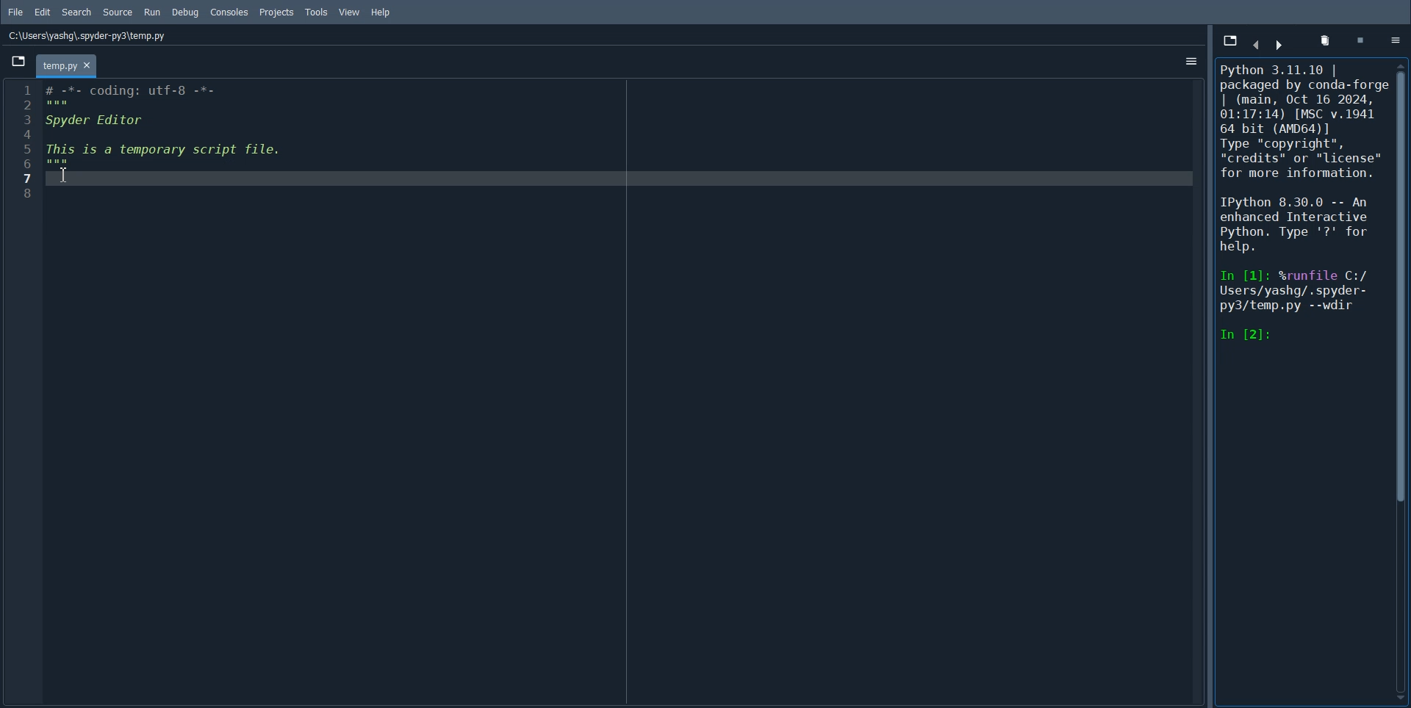 The width and height of the screenshot is (1411, 708). I want to click on Remove all variables, so click(1326, 39).